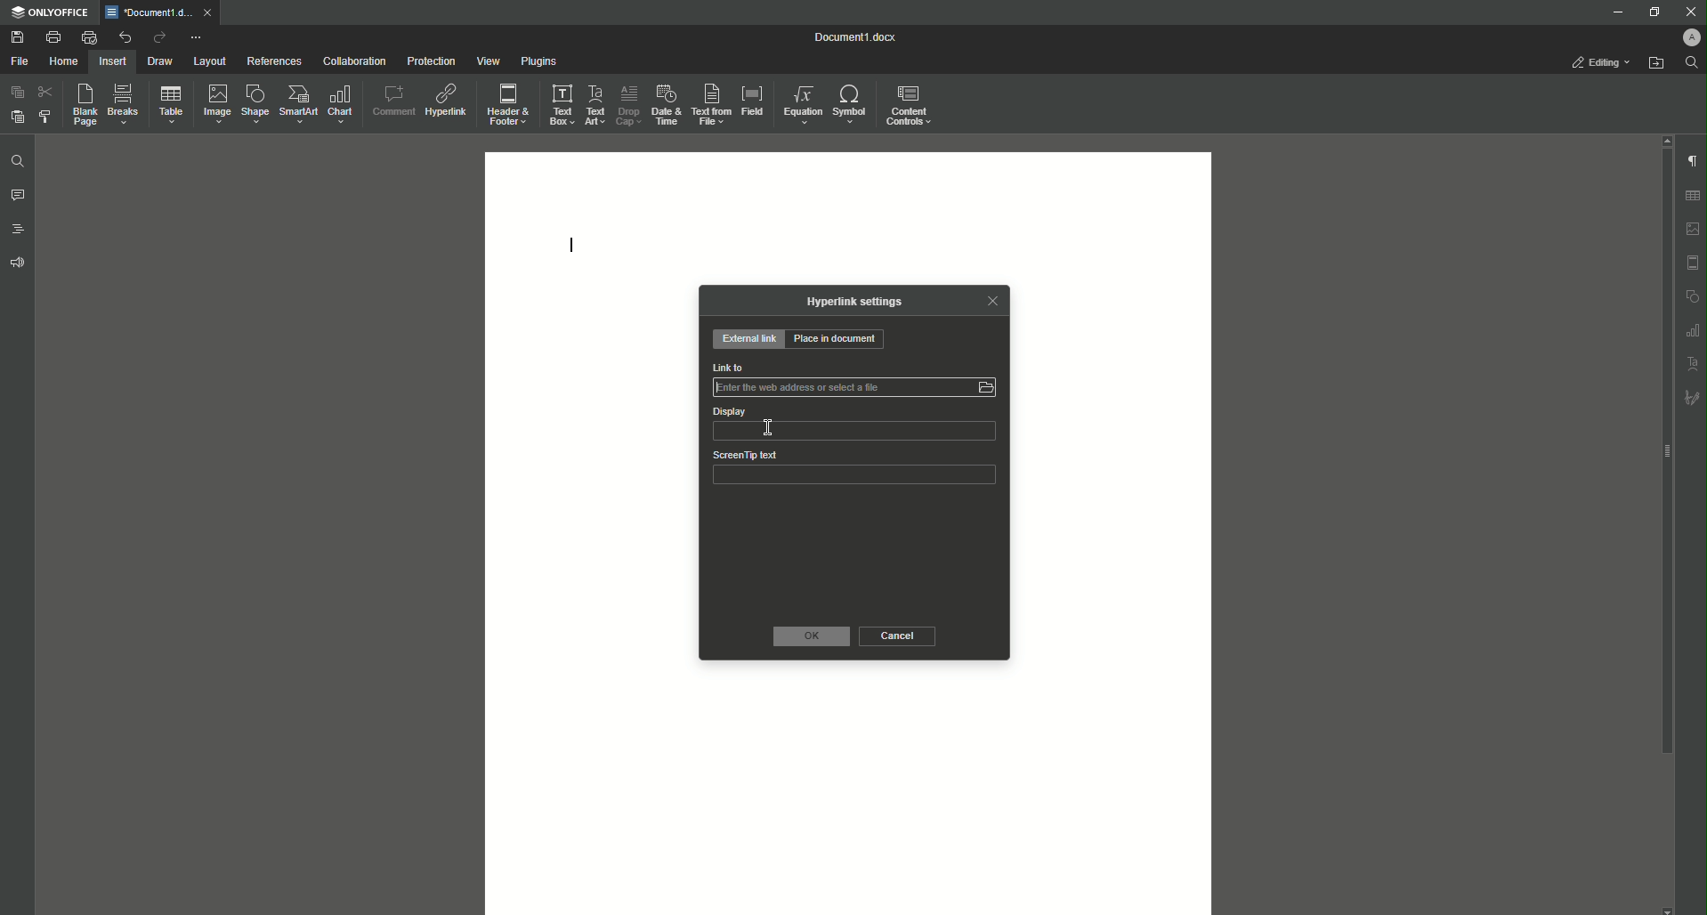  Describe the element at coordinates (569, 247) in the screenshot. I see `Text Line` at that location.